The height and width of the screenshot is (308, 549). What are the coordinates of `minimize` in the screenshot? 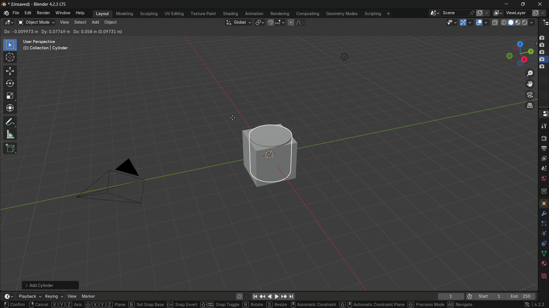 It's located at (507, 5).